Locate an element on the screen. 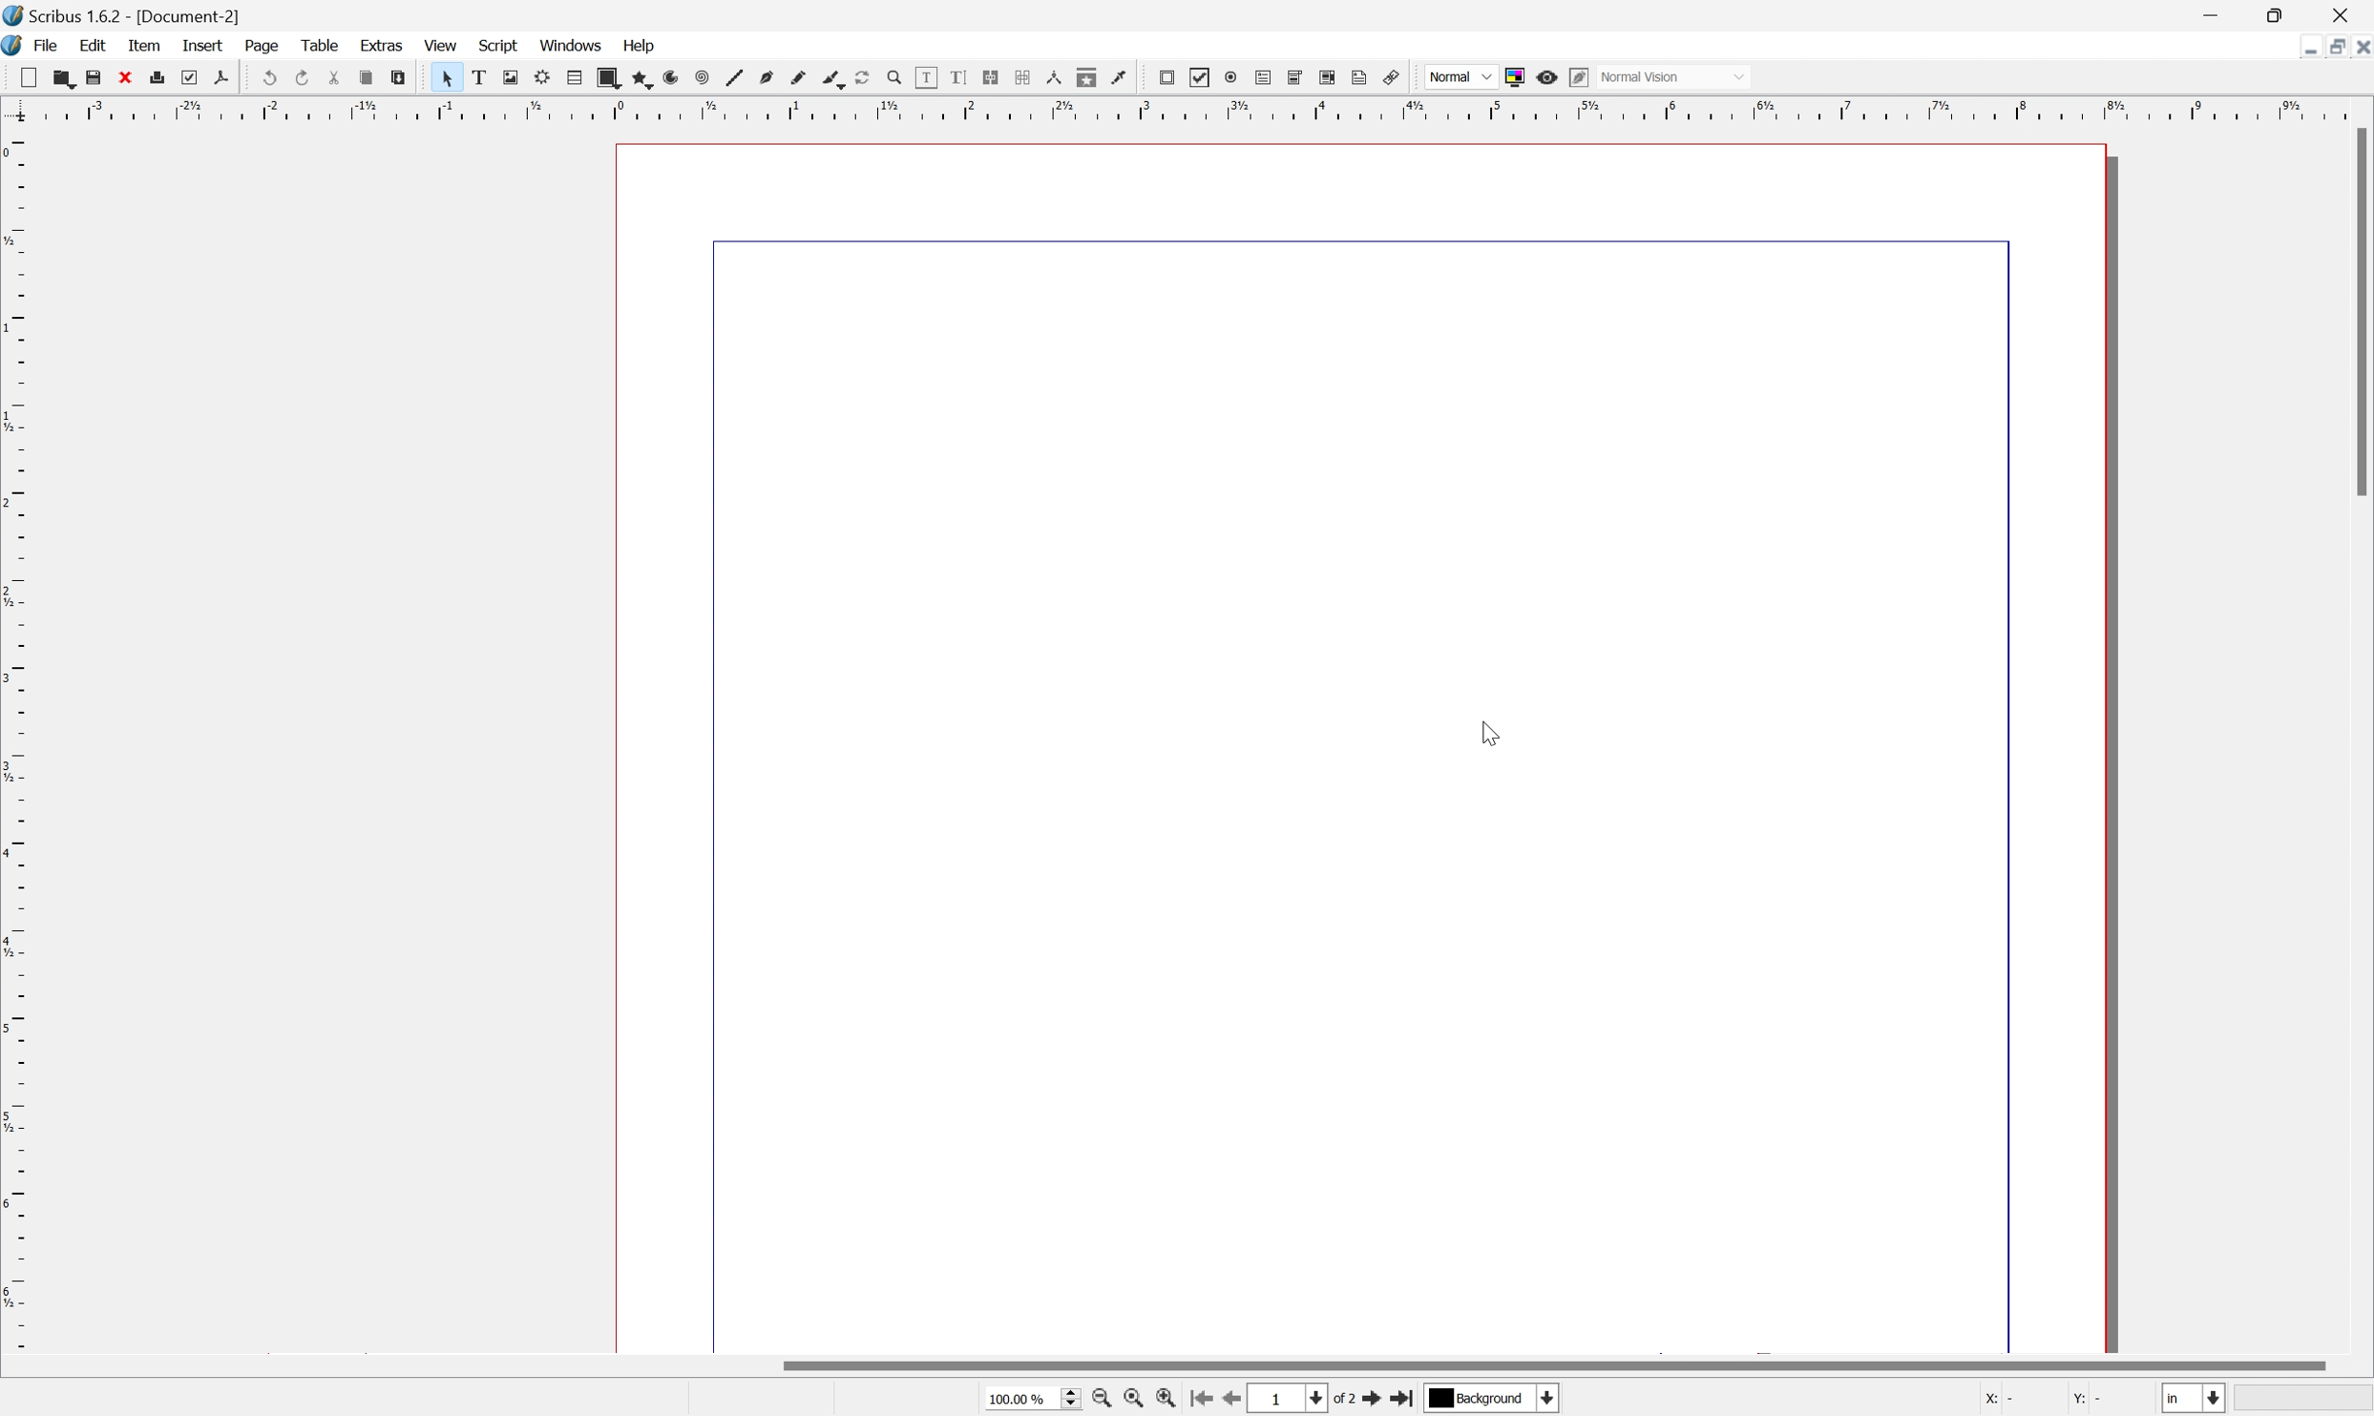 This screenshot has height=1416, width=2374. go to next page is located at coordinates (1373, 1401).